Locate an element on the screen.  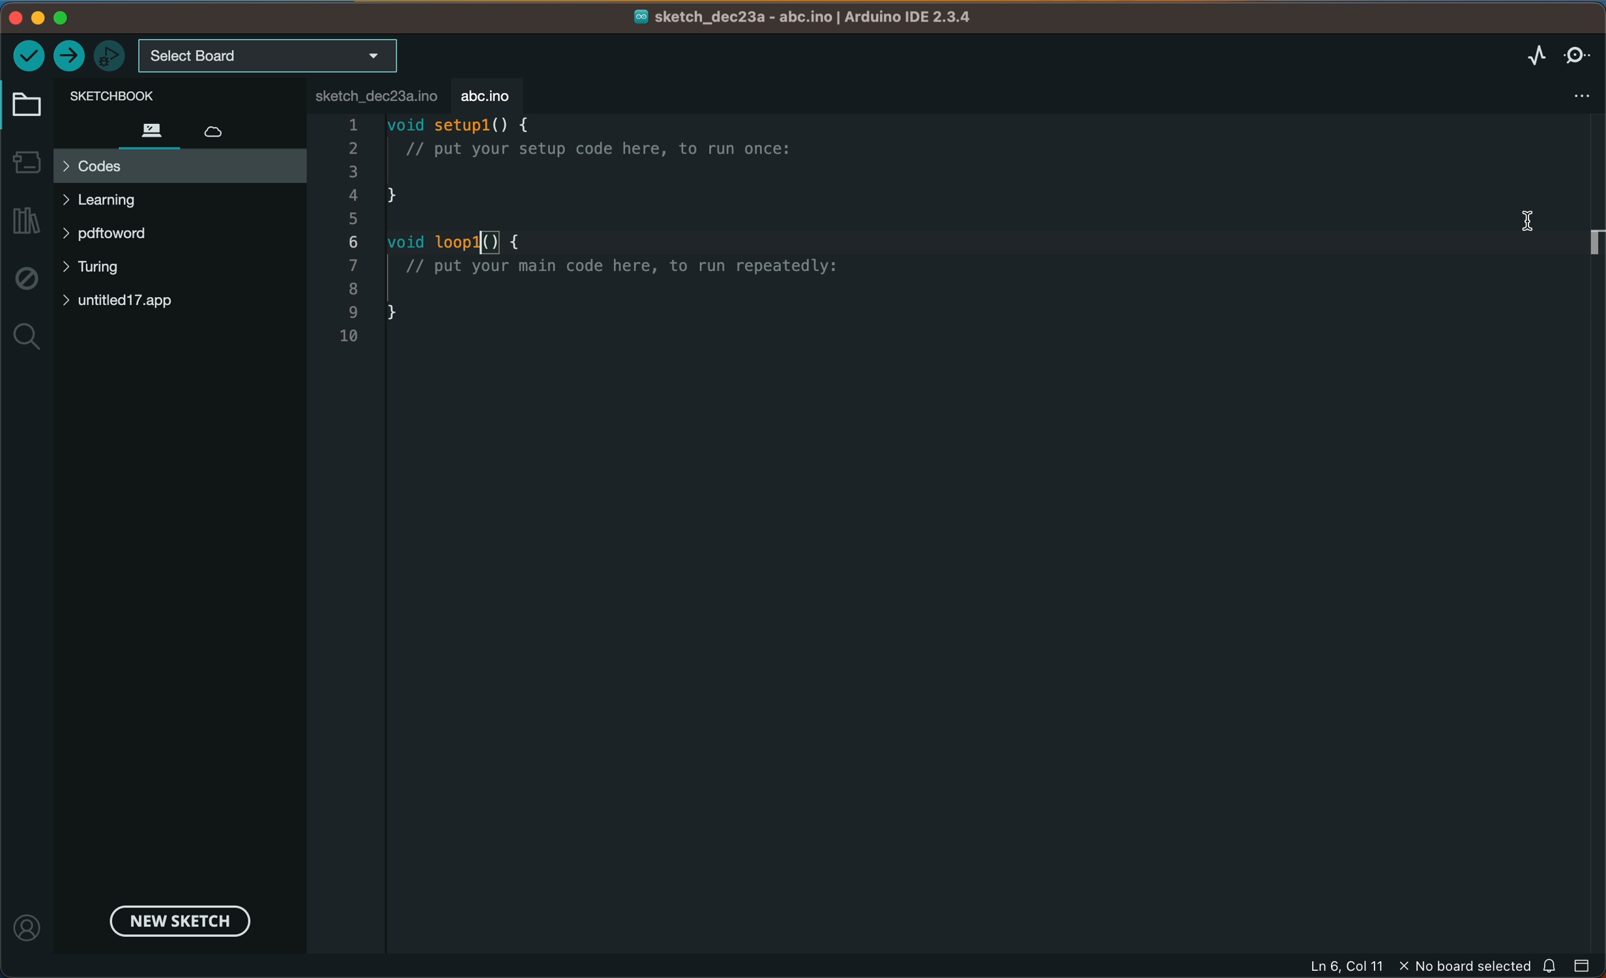
board manager is located at coordinates (24, 162).